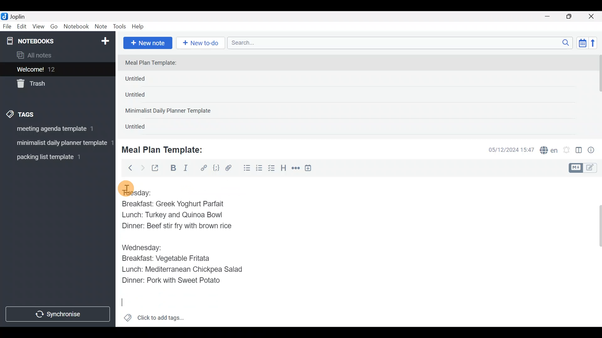  Describe the element at coordinates (579, 151) in the screenshot. I see `Toggle editor layout` at that location.